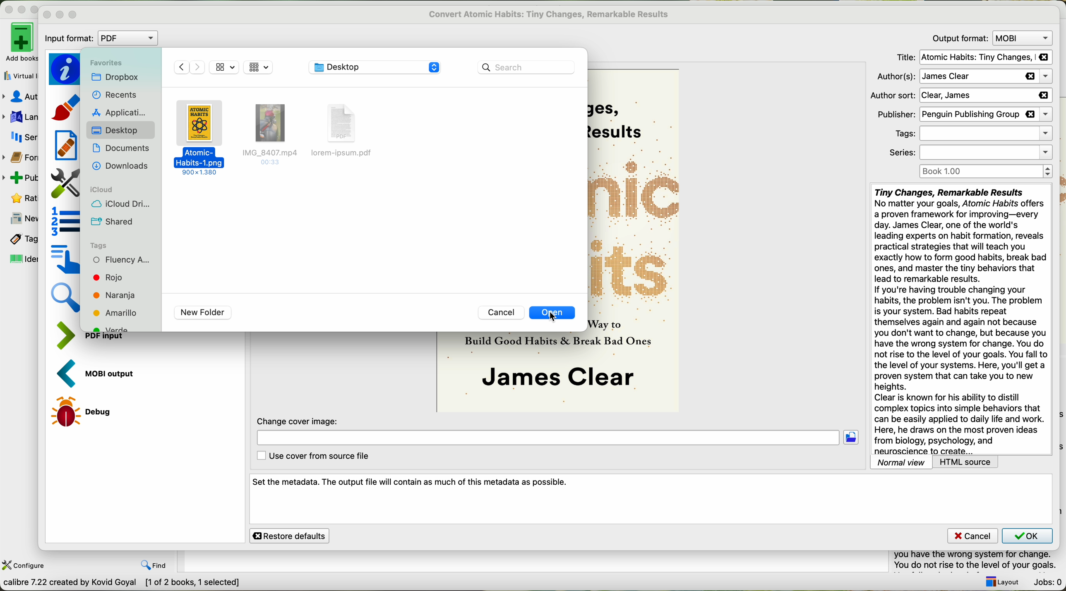  Describe the element at coordinates (114, 296) in the screenshot. I see `orange tag` at that location.